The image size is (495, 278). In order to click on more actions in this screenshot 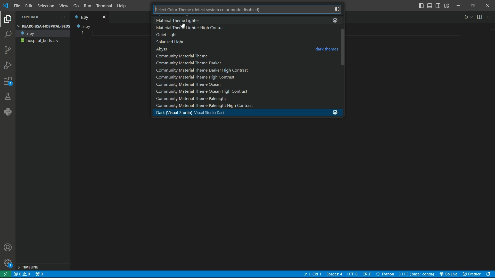, I will do `click(489, 17)`.